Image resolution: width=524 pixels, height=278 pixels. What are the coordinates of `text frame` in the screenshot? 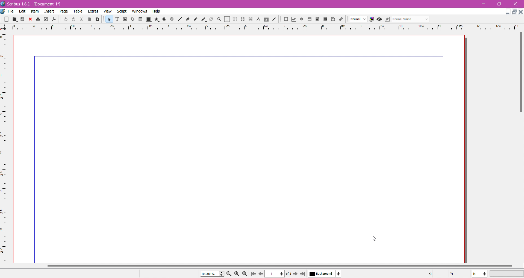 It's located at (117, 20).